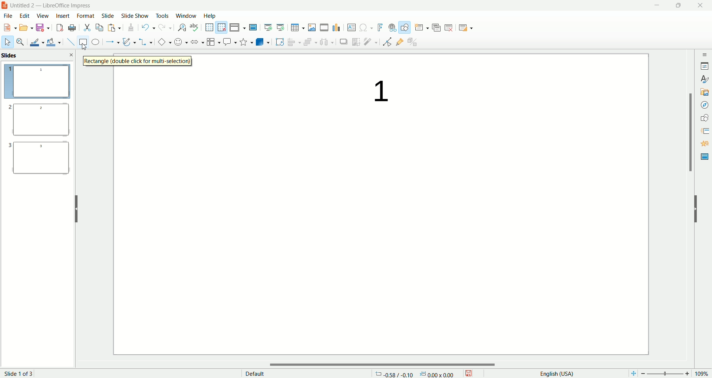  What do you see at coordinates (704, 53) in the screenshot?
I see `sidebar settings` at bounding box center [704, 53].